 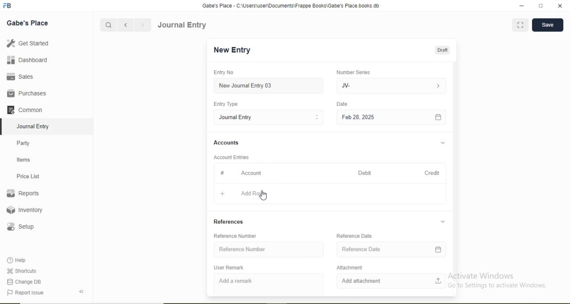 What do you see at coordinates (231, 157) in the screenshot?
I see `Account Entries` at bounding box center [231, 157].